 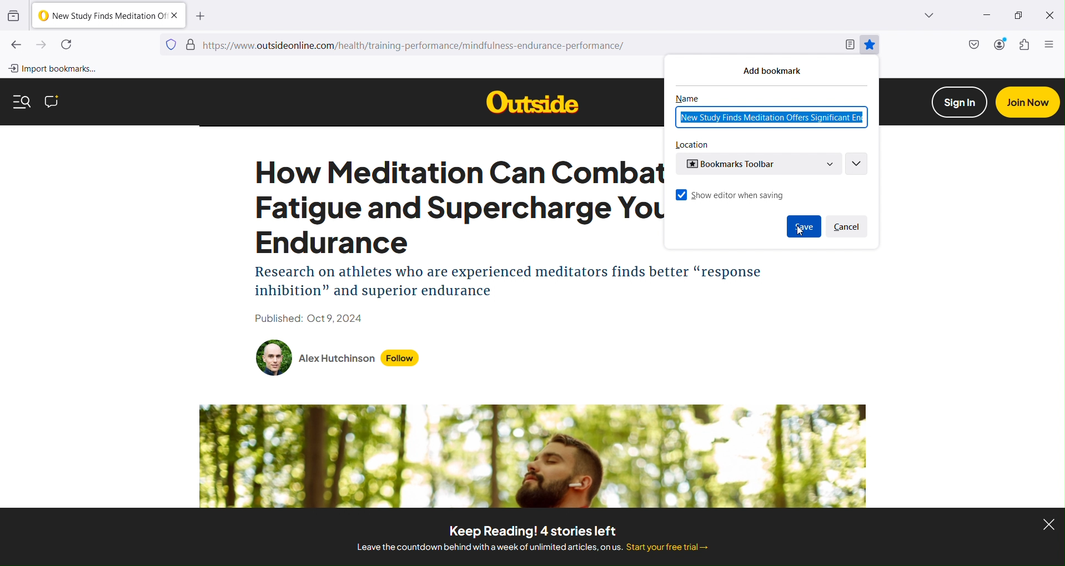 What do you see at coordinates (803, 226) in the screenshot?
I see `Save` at bounding box center [803, 226].